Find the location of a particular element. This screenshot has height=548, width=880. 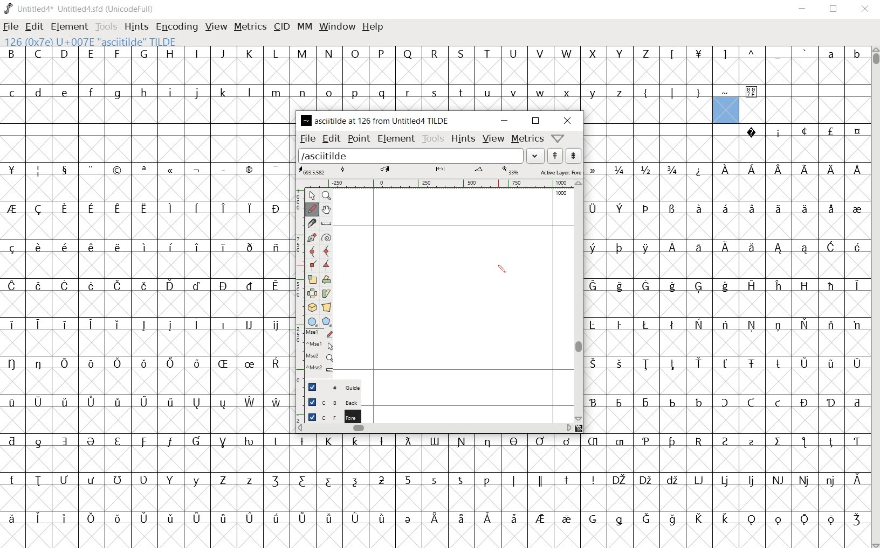

WINDOW is located at coordinates (339, 26).